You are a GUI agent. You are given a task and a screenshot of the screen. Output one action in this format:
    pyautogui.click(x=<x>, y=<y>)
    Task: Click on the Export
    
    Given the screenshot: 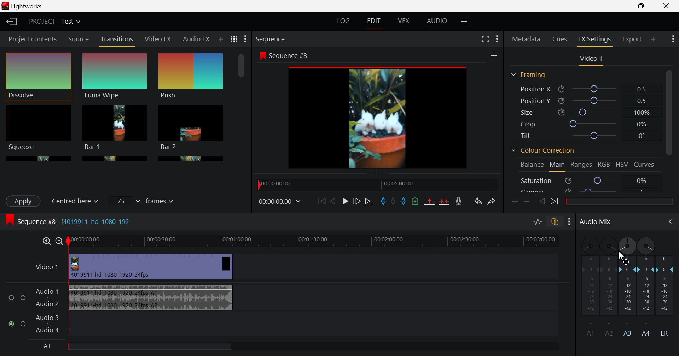 What is the action you would take?
    pyautogui.click(x=632, y=39)
    